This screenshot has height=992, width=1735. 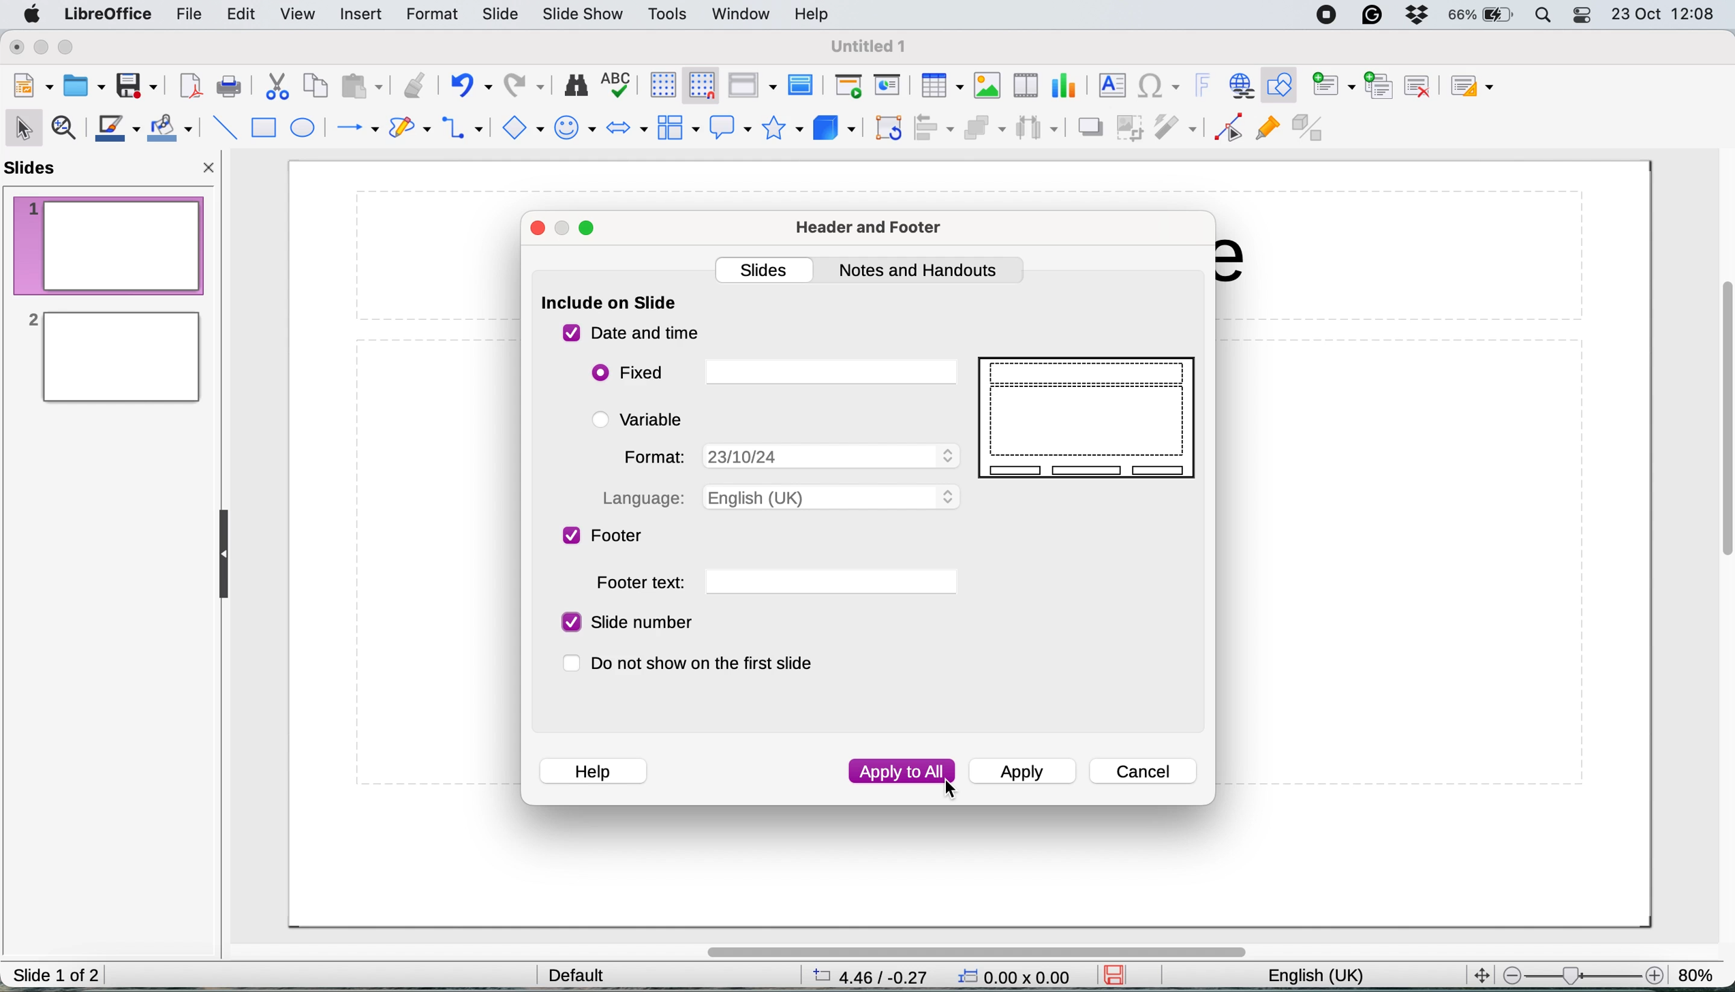 I want to click on collapse, so click(x=228, y=555).